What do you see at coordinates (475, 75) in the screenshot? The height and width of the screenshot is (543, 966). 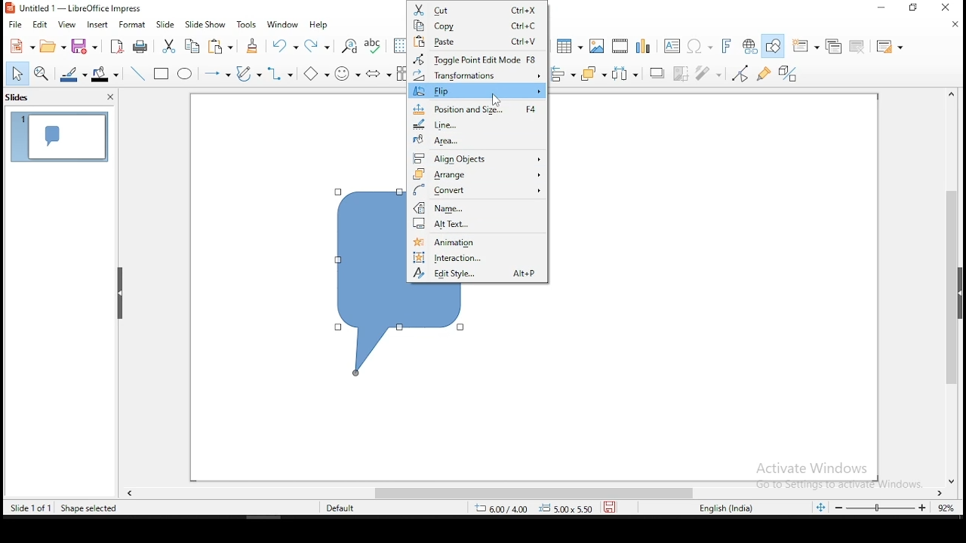 I see `transformation` at bounding box center [475, 75].